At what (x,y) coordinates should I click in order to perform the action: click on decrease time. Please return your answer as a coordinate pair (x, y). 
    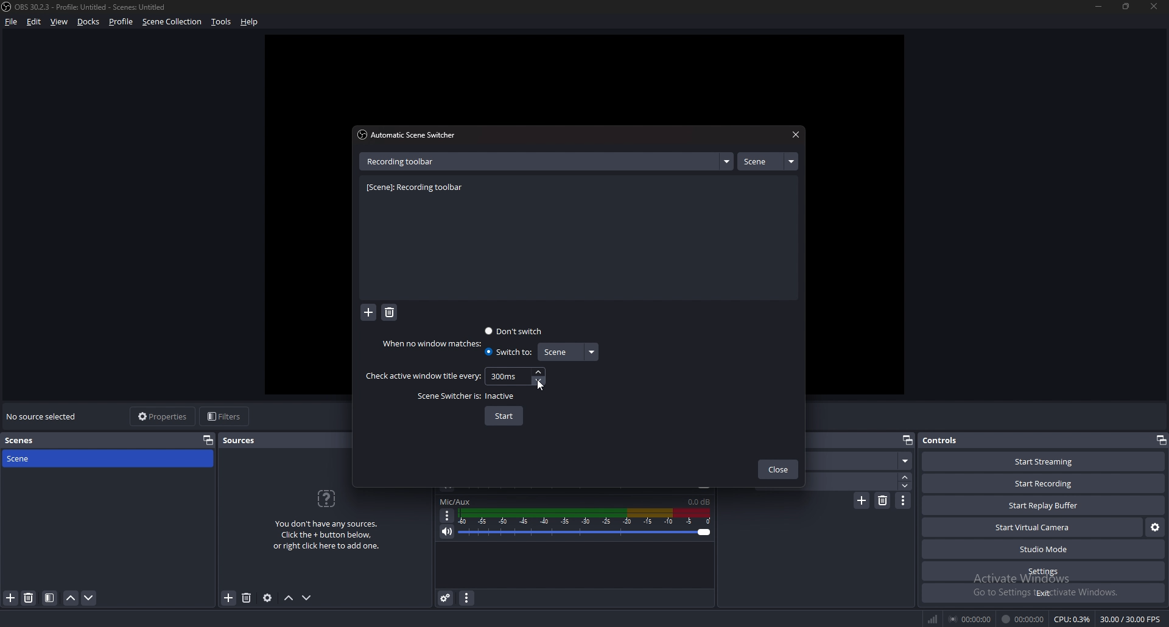
    Looking at the image, I should click on (540, 380).